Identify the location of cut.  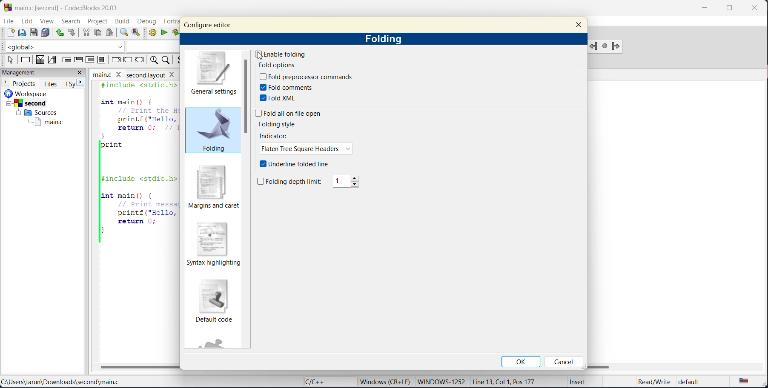
(86, 33).